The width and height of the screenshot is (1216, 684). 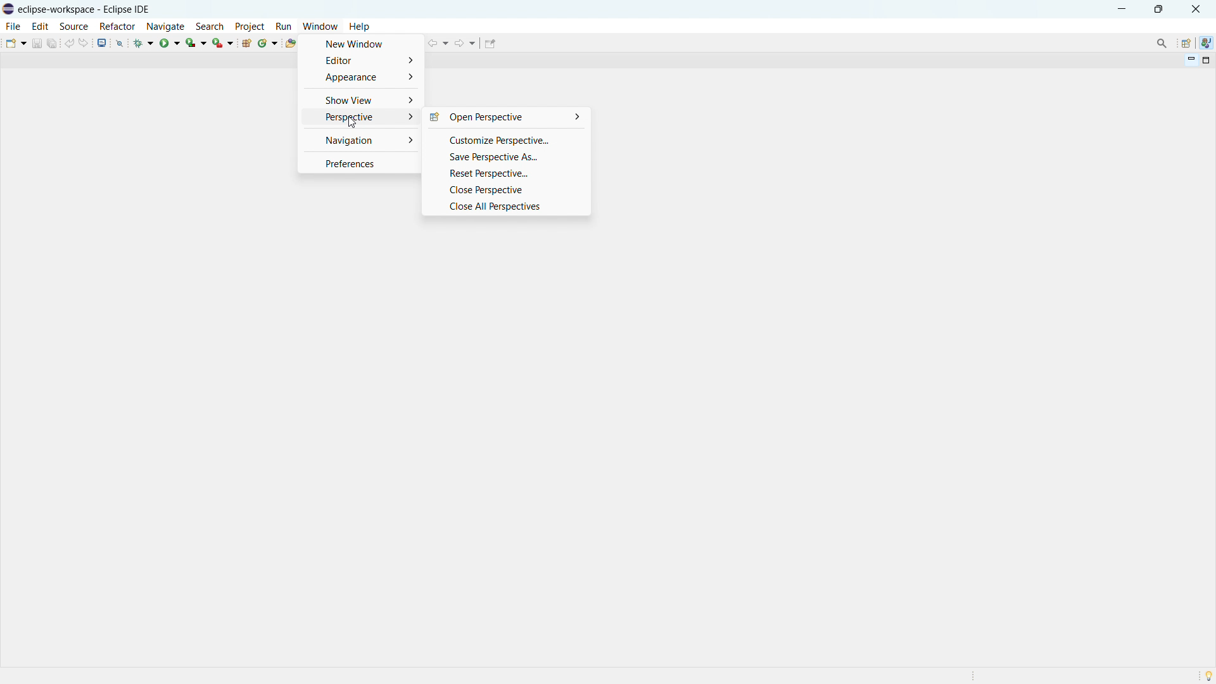 I want to click on Cursor, so click(x=353, y=123).